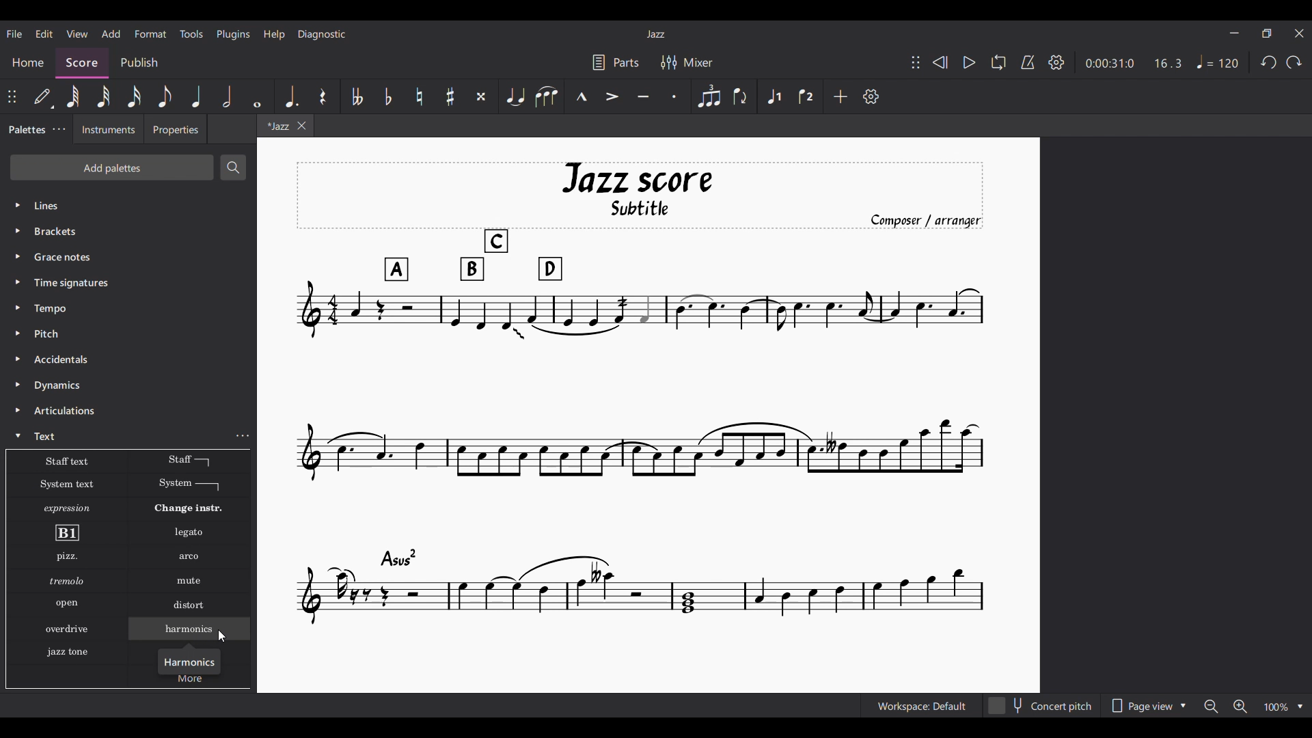 This screenshot has width=1312, height=738. What do you see at coordinates (290, 96) in the screenshot?
I see `Augmentation dot` at bounding box center [290, 96].